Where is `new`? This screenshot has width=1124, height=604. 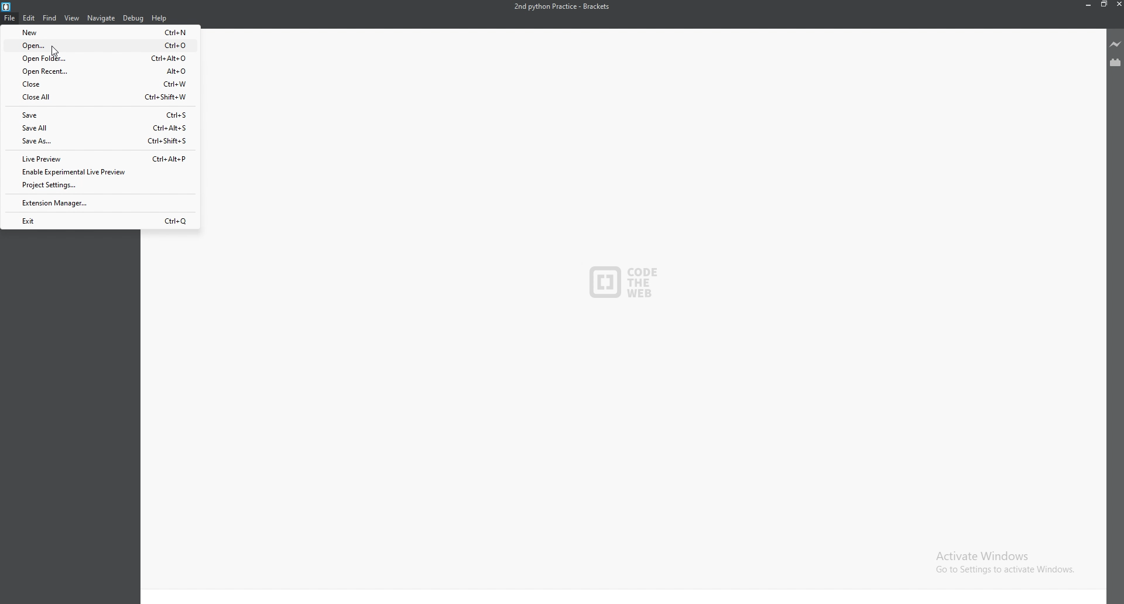
new is located at coordinates (99, 33).